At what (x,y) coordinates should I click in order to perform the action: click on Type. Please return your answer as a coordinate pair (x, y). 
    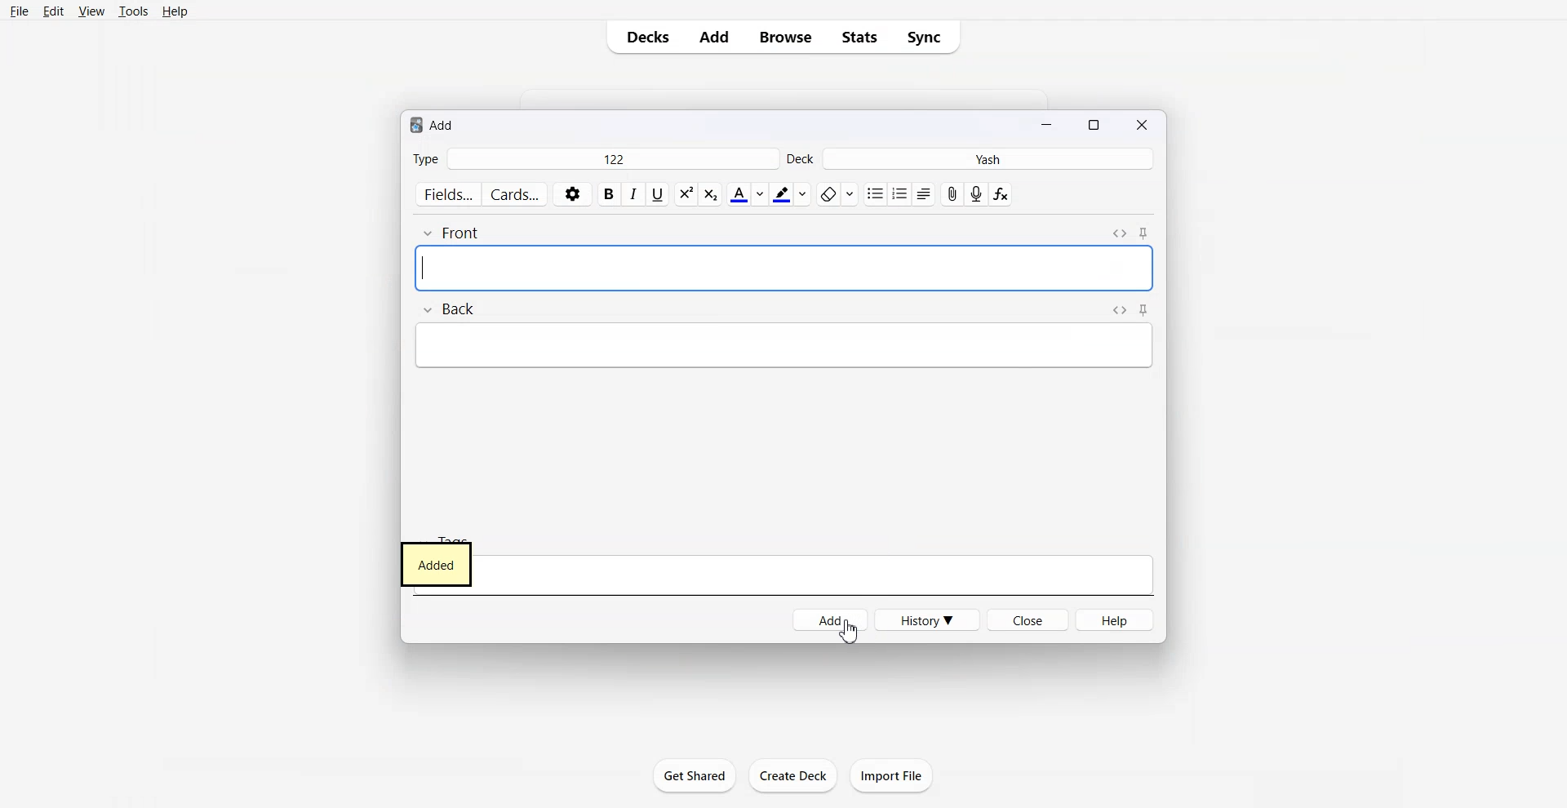
    Looking at the image, I should click on (426, 159).